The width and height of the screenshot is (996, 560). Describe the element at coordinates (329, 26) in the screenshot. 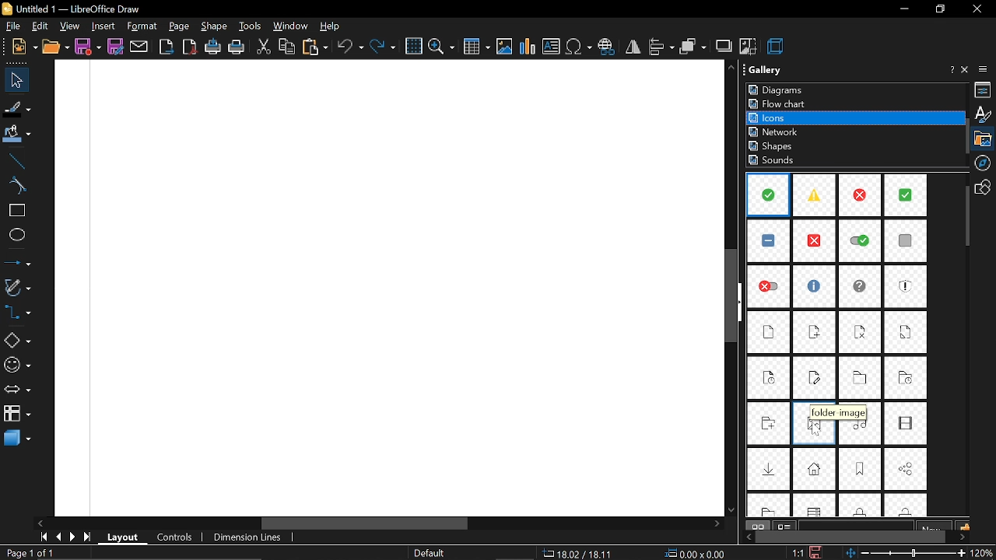

I see `help` at that location.